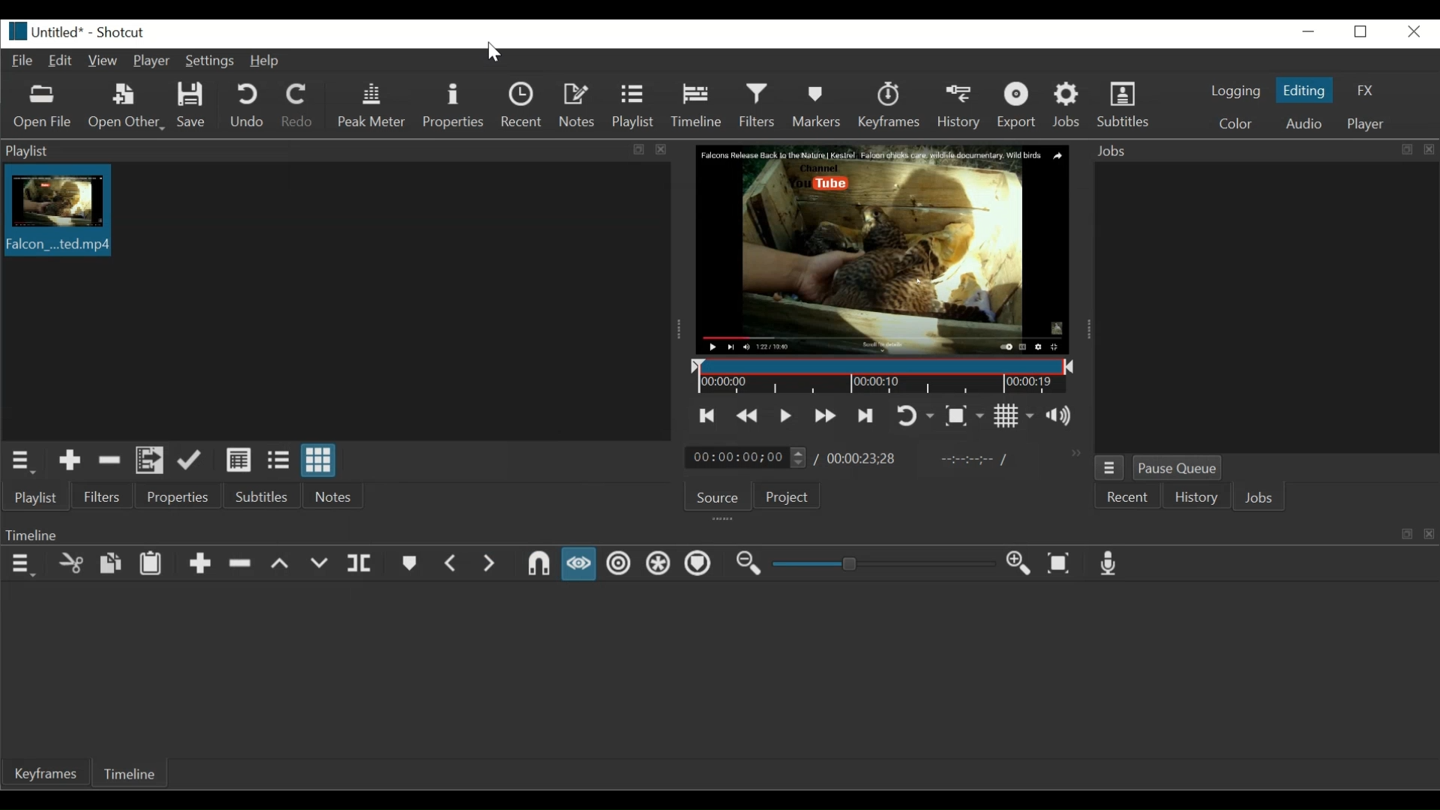 This screenshot has height=810, width=1440. I want to click on Export, so click(1019, 107).